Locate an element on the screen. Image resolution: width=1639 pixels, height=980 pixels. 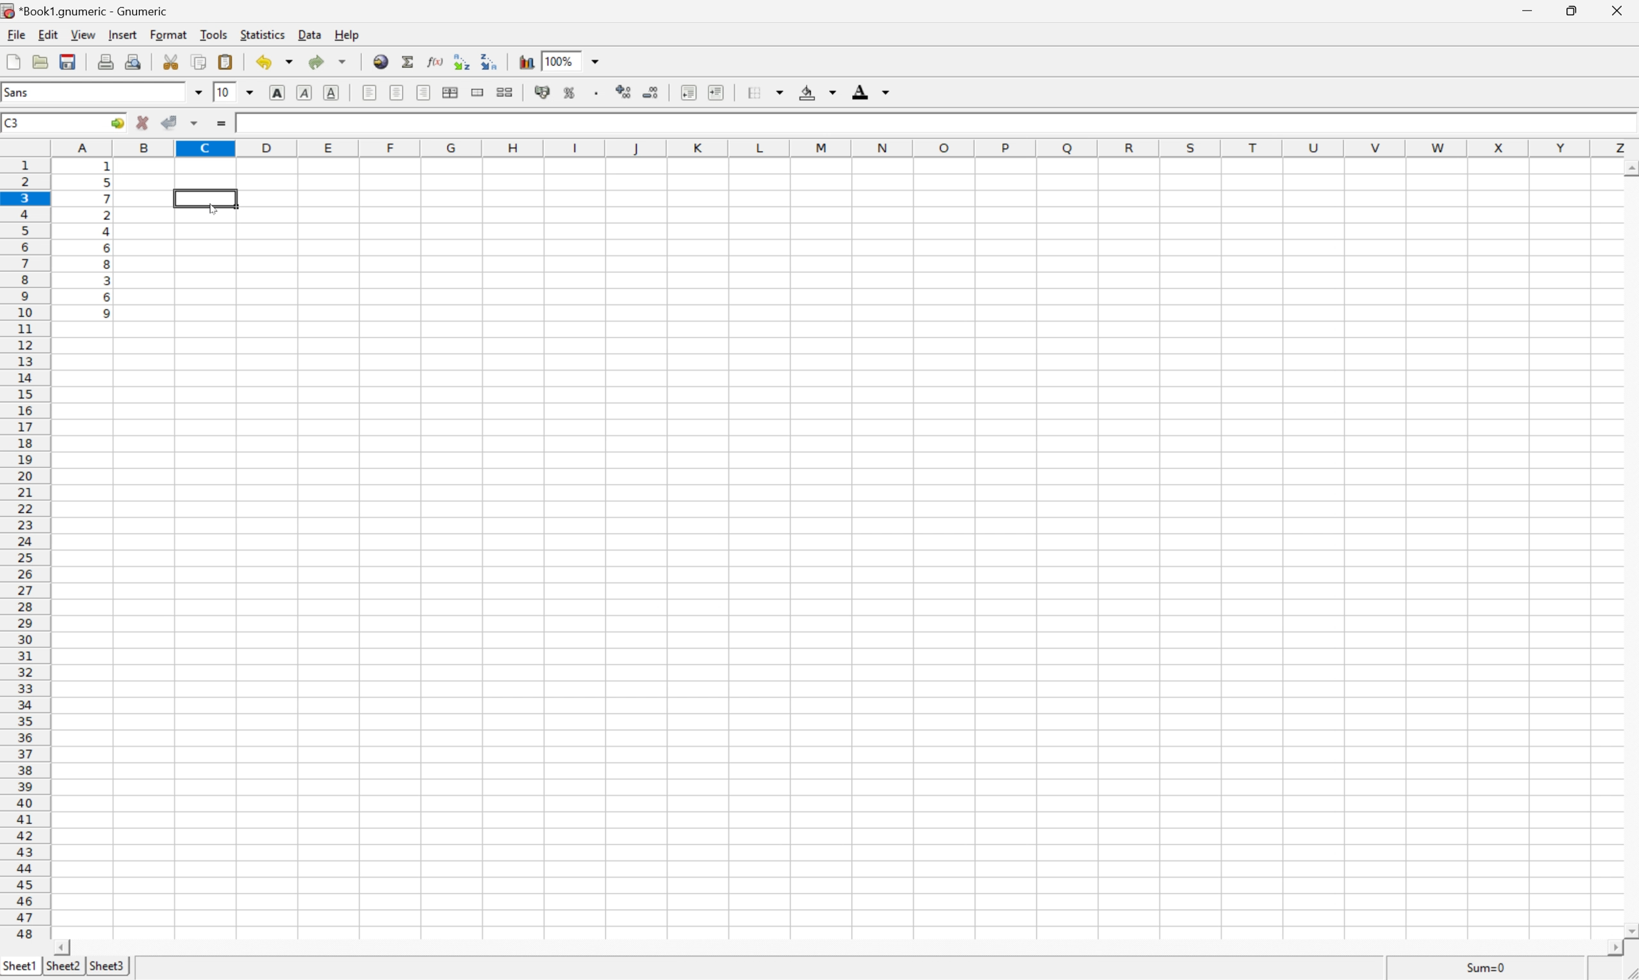
scroll up is located at coordinates (1628, 165).